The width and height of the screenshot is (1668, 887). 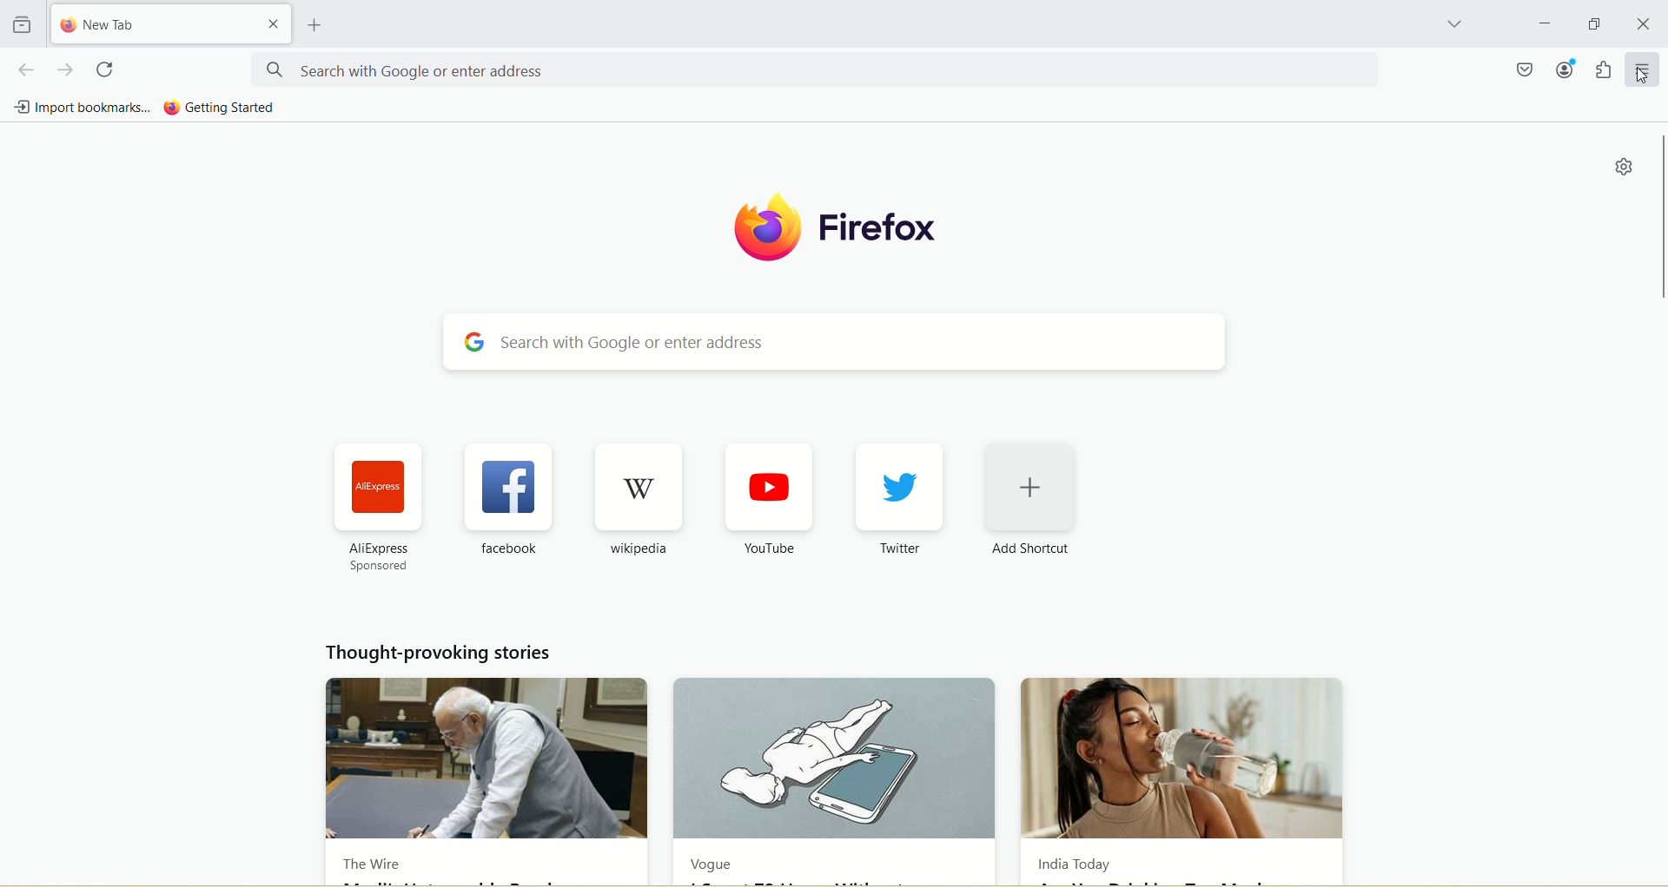 What do you see at coordinates (441, 654) in the screenshot?
I see `thought provoking stories` at bounding box center [441, 654].